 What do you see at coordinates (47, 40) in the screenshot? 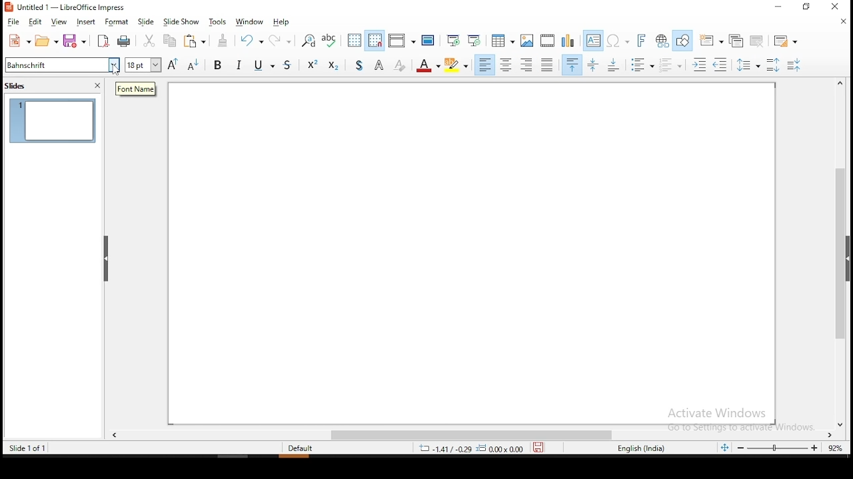
I see `open` at bounding box center [47, 40].